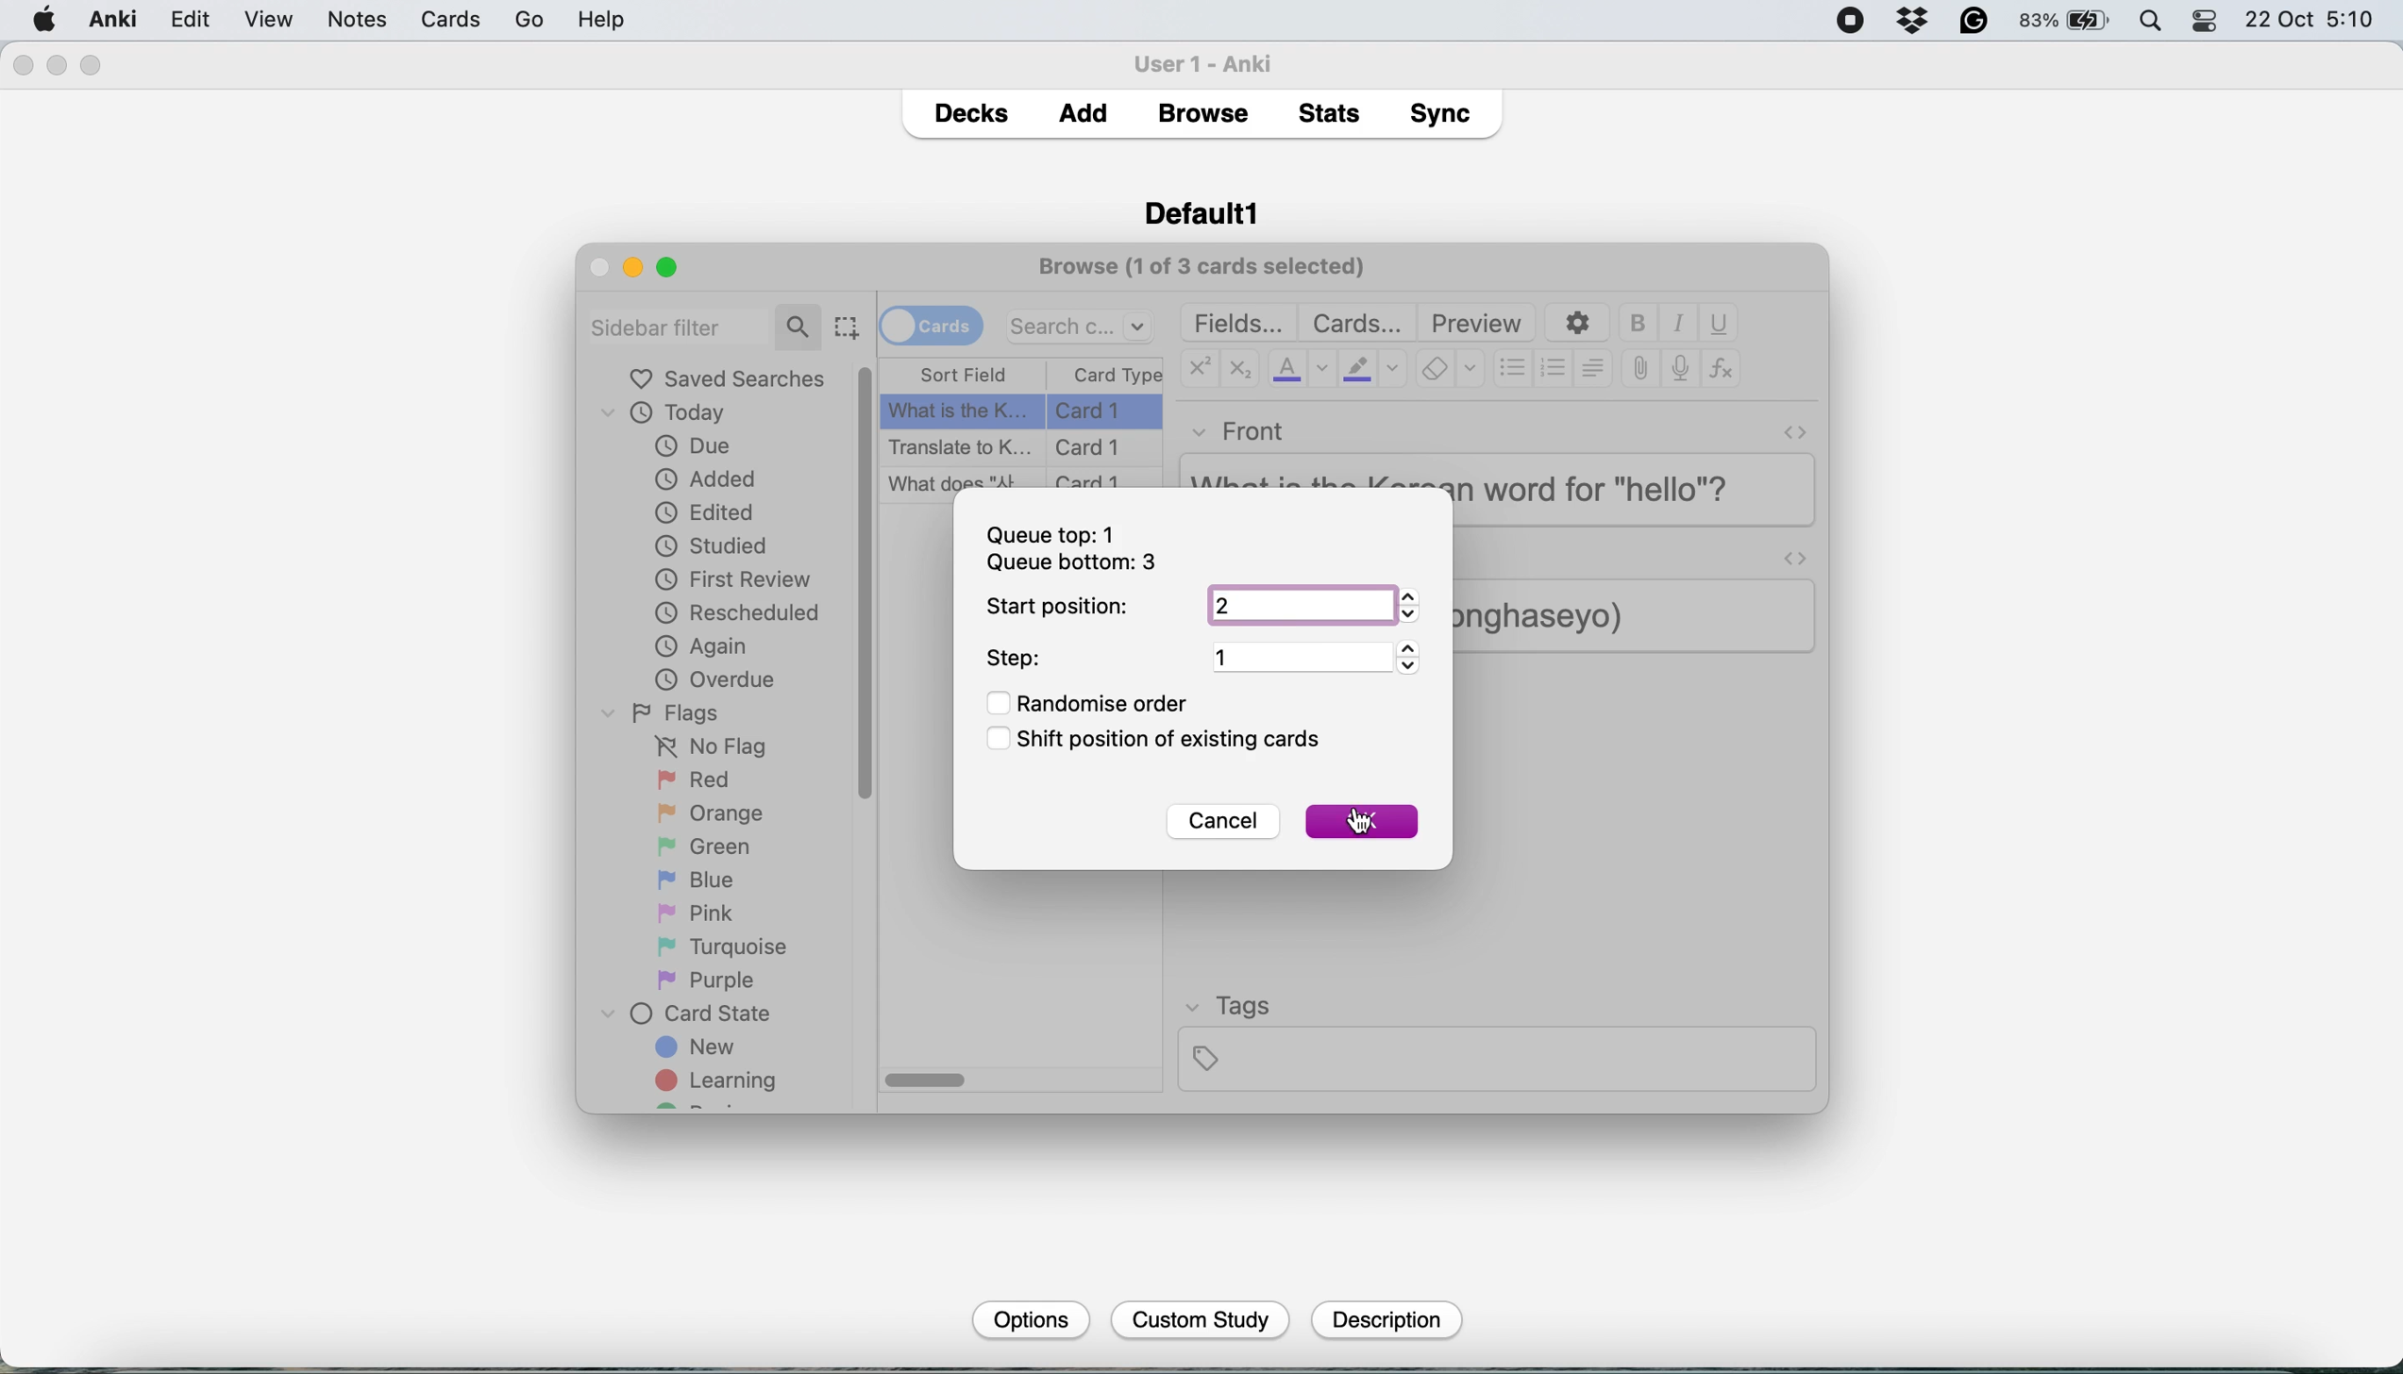 This screenshot has height=1374, width=2403. What do you see at coordinates (1592, 367) in the screenshot?
I see `justify` at bounding box center [1592, 367].